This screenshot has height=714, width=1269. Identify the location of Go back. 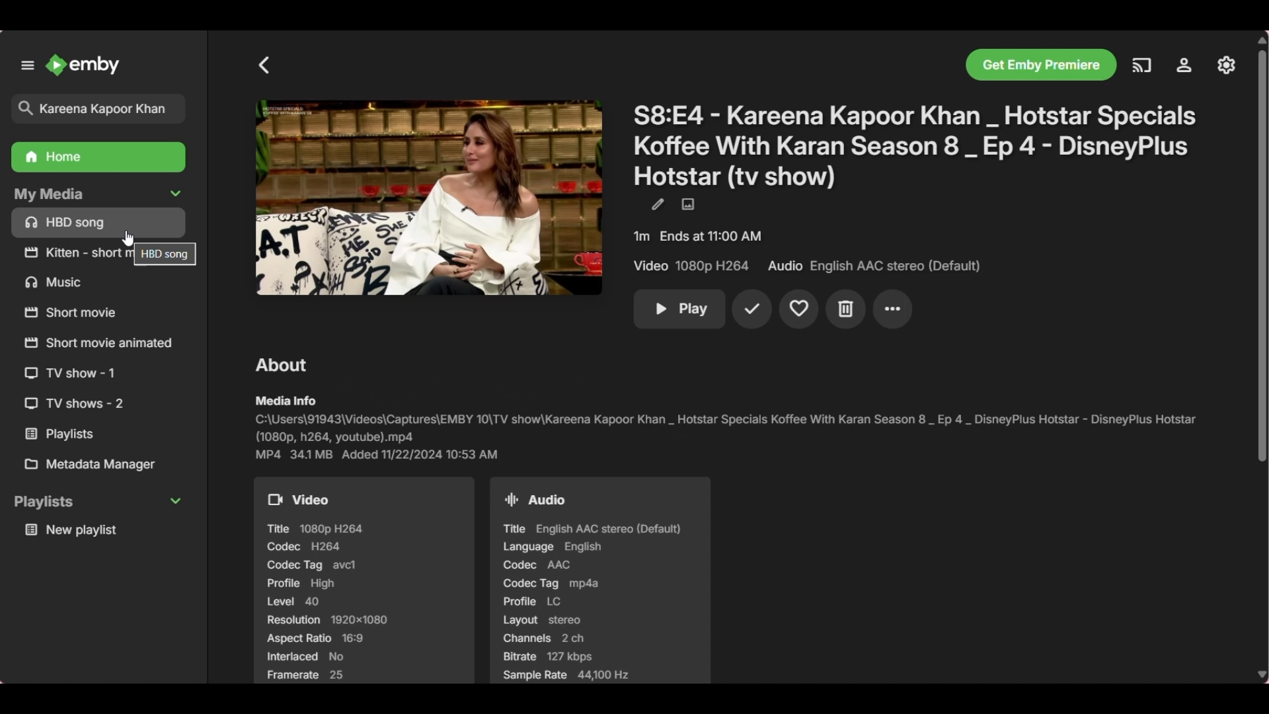
(264, 64).